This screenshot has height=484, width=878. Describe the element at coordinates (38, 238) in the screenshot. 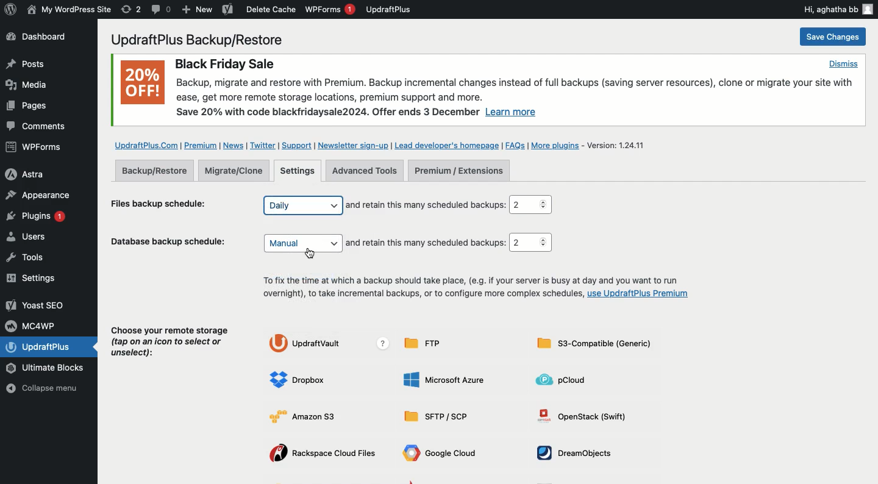

I see `Users` at that location.